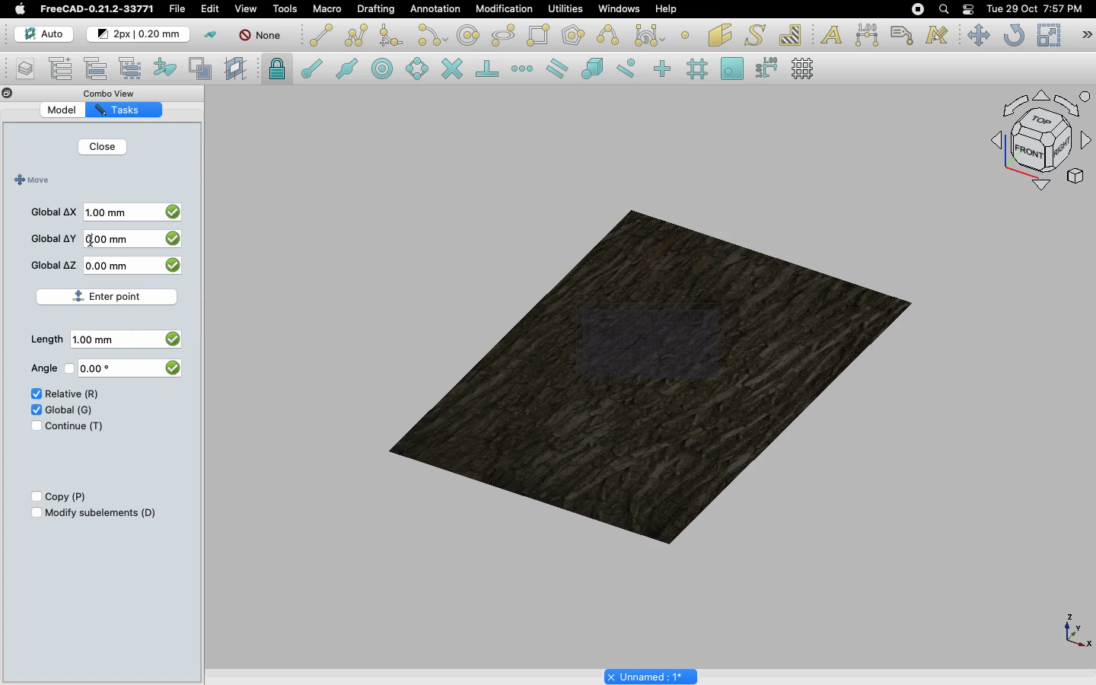 The height and width of the screenshot is (685, 1096). Describe the element at coordinates (831, 36) in the screenshot. I see `Text` at that location.